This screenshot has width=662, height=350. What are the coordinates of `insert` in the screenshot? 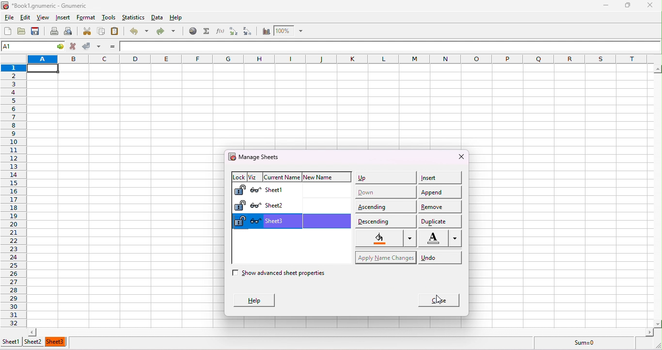 It's located at (440, 177).